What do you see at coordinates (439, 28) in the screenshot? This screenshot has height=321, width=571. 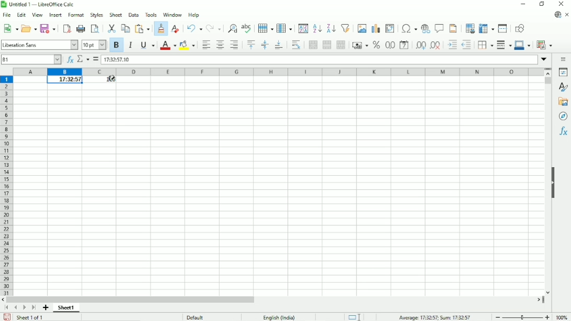 I see `Insert comment` at bounding box center [439, 28].